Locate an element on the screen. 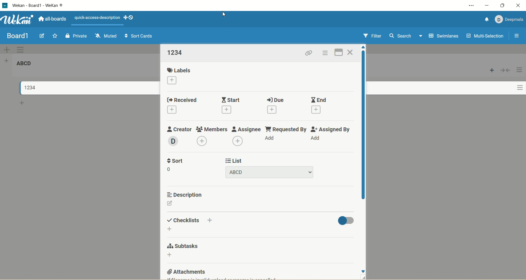 This screenshot has width=526, height=280. favorite is located at coordinates (55, 35).